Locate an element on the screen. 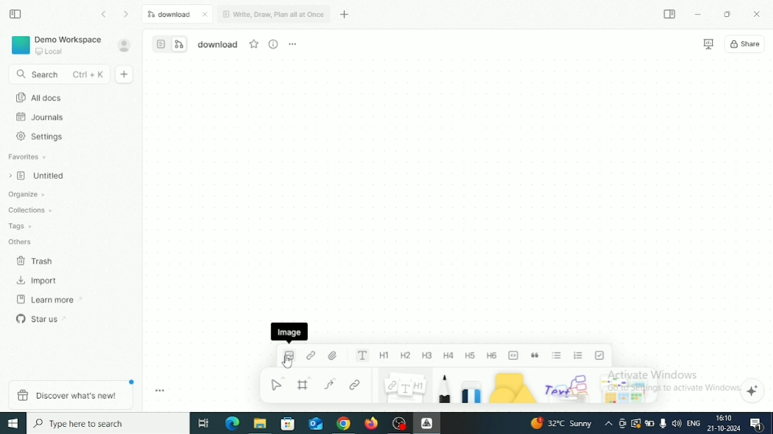 Image resolution: width=773 pixels, height=434 pixels. Share is located at coordinates (745, 44).